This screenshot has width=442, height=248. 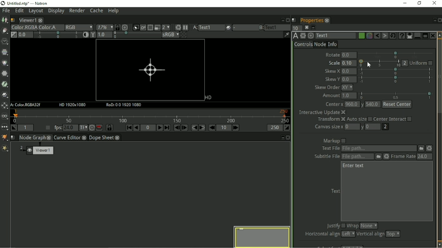 What do you see at coordinates (5, 74) in the screenshot?
I see `Filter` at bounding box center [5, 74].